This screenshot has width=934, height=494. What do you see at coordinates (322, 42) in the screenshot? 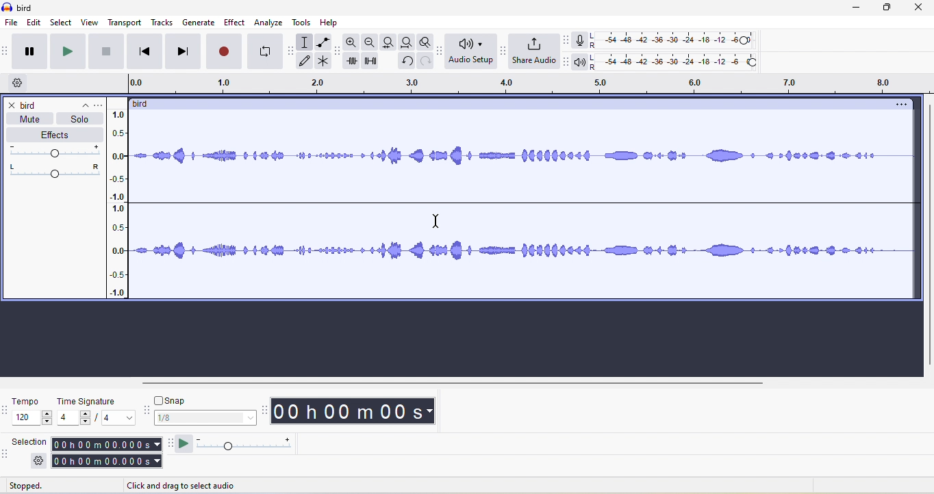
I see `envelope tool` at bounding box center [322, 42].